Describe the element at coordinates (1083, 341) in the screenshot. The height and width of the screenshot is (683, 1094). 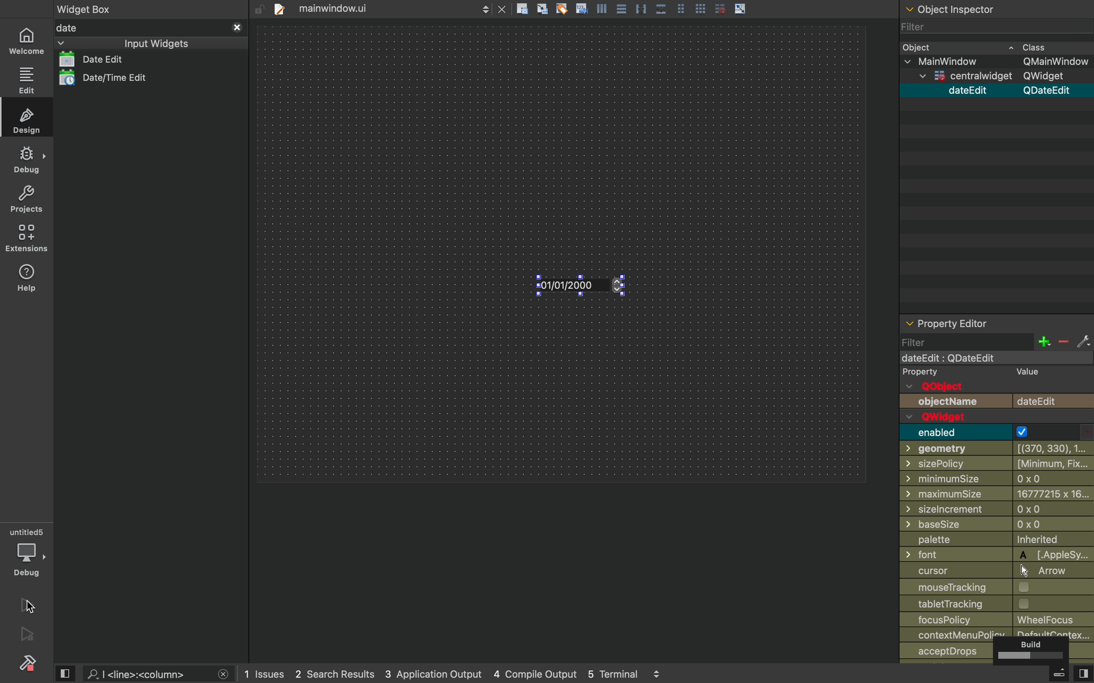
I see `settings` at that location.